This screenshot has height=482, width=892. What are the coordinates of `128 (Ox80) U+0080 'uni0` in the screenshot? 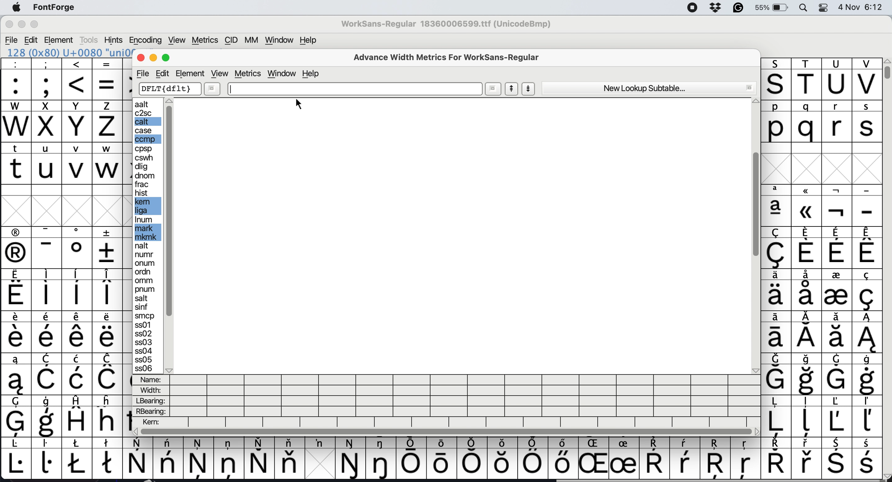 It's located at (68, 53).